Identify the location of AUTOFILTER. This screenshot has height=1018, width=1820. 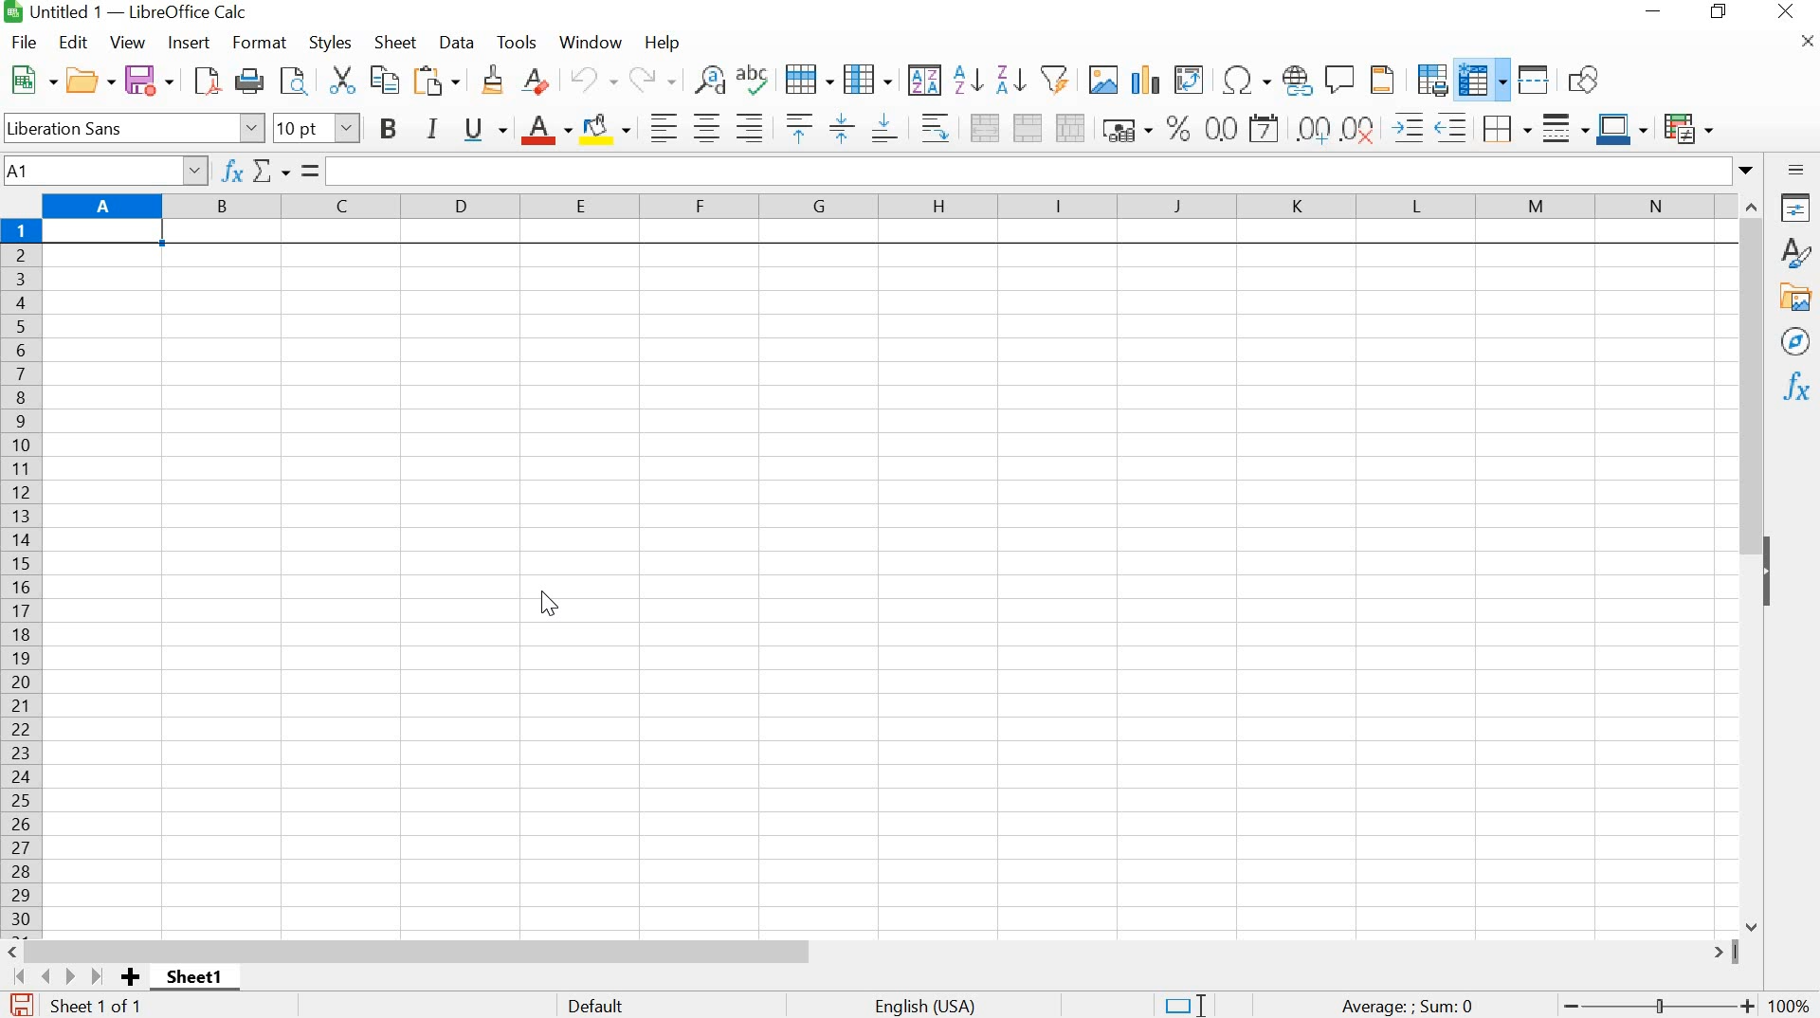
(1054, 77).